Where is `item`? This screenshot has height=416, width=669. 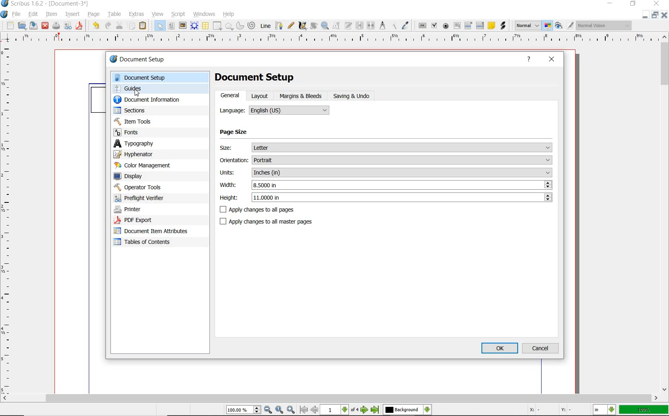 item is located at coordinates (51, 15).